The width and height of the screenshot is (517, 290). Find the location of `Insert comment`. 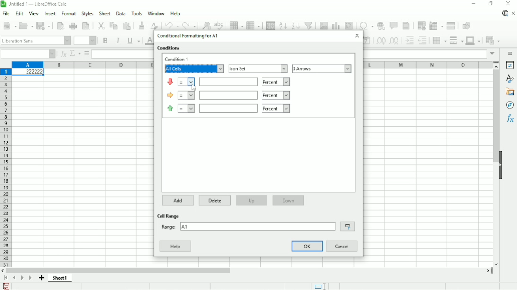

Insert comment is located at coordinates (394, 26).